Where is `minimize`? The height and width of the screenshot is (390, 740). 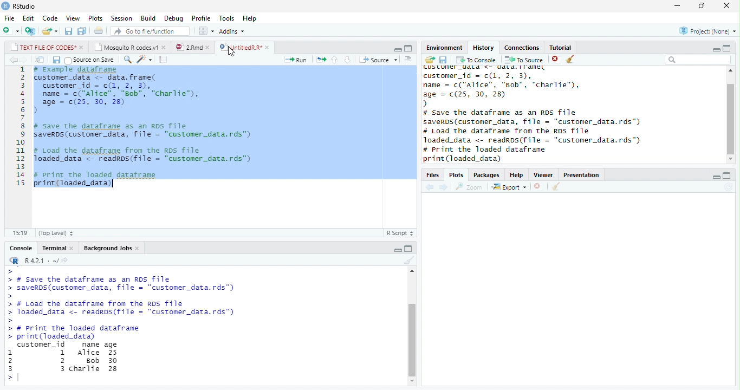
minimize is located at coordinates (716, 49).